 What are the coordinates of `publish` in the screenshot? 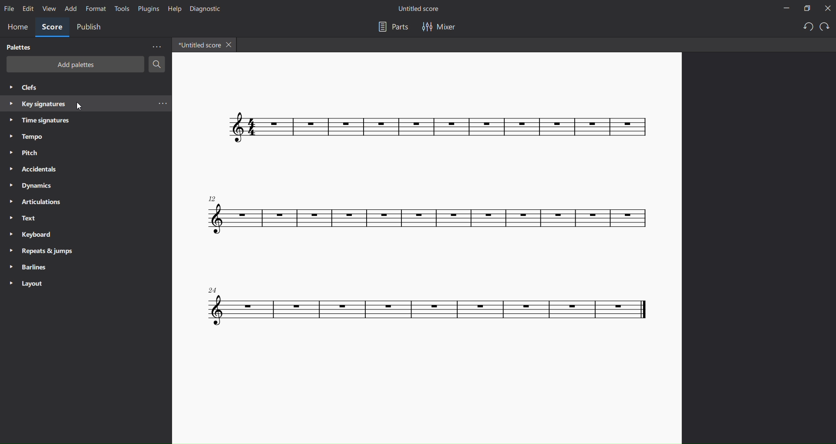 It's located at (90, 28).